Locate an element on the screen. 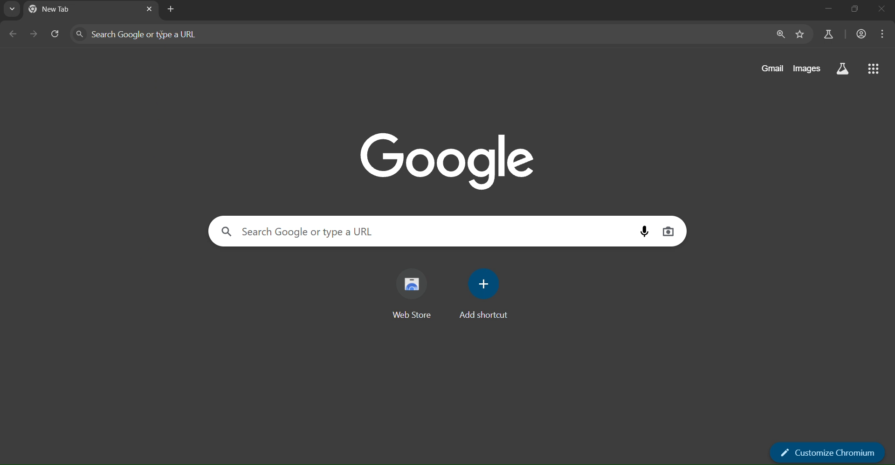 This screenshot has width=895, height=465. images is located at coordinates (808, 69).